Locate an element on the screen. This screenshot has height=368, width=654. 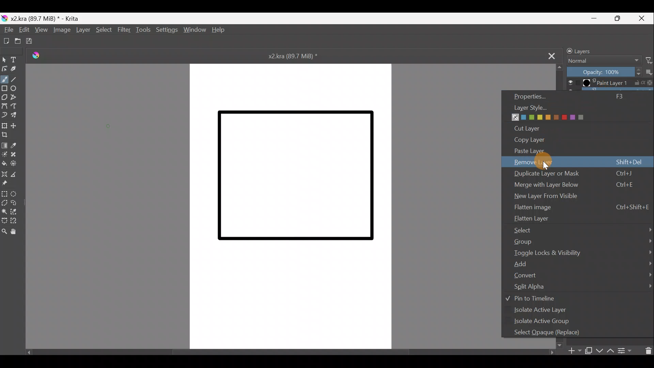
Freehand selection tool is located at coordinates (16, 202).